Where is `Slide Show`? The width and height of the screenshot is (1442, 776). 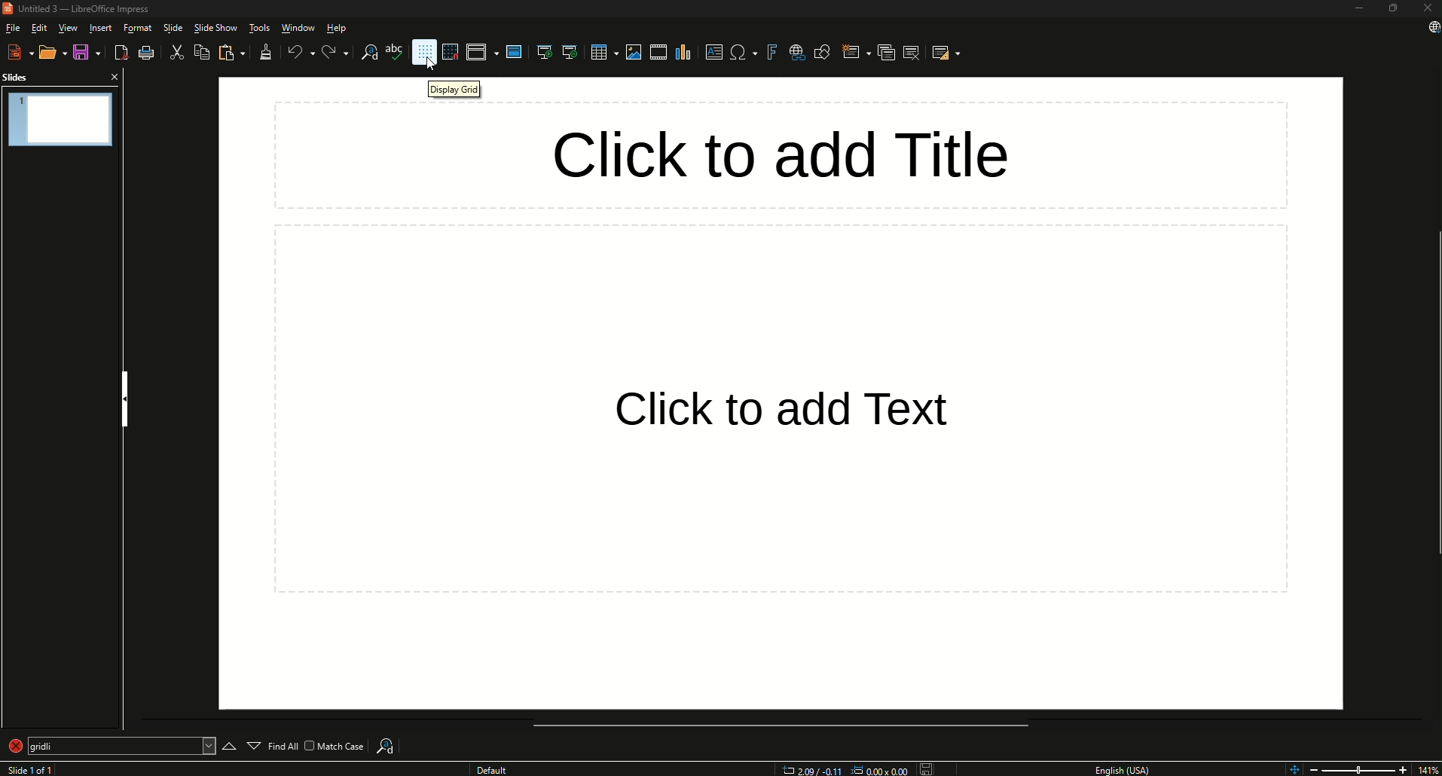
Slide Show is located at coordinates (215, 29).